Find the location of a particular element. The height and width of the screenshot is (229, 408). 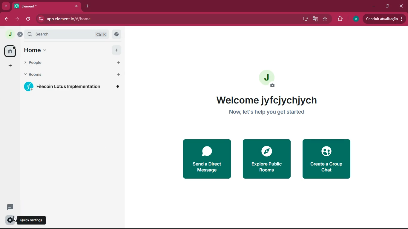

welcome jyfcjychjych is located at coordinates (269, 100).